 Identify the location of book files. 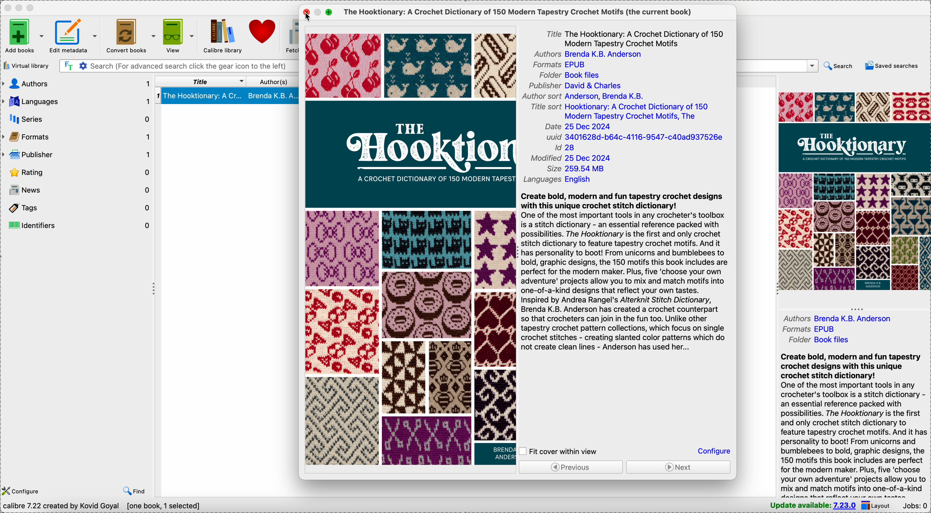
(570, 74).